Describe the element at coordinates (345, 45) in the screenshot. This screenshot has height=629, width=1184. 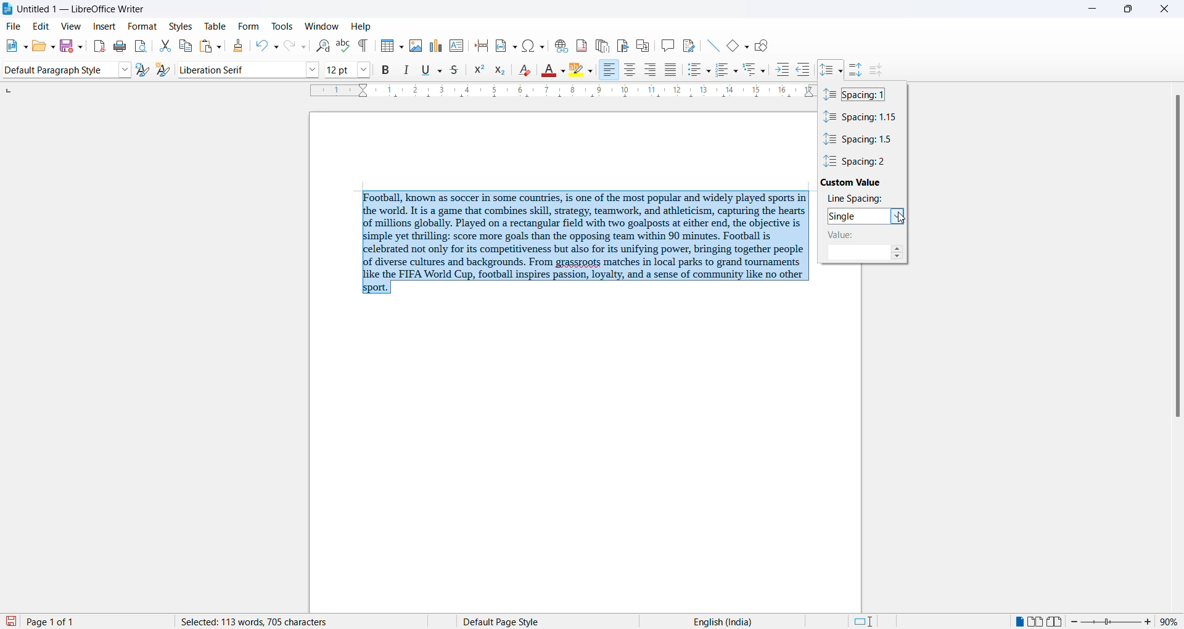
I see `spellings` at that location.